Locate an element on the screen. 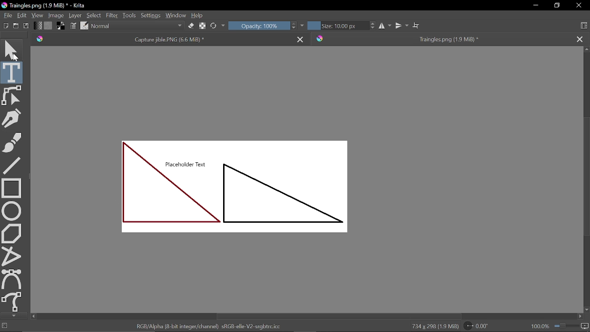  Move tool is located at coordinates (12, 48).